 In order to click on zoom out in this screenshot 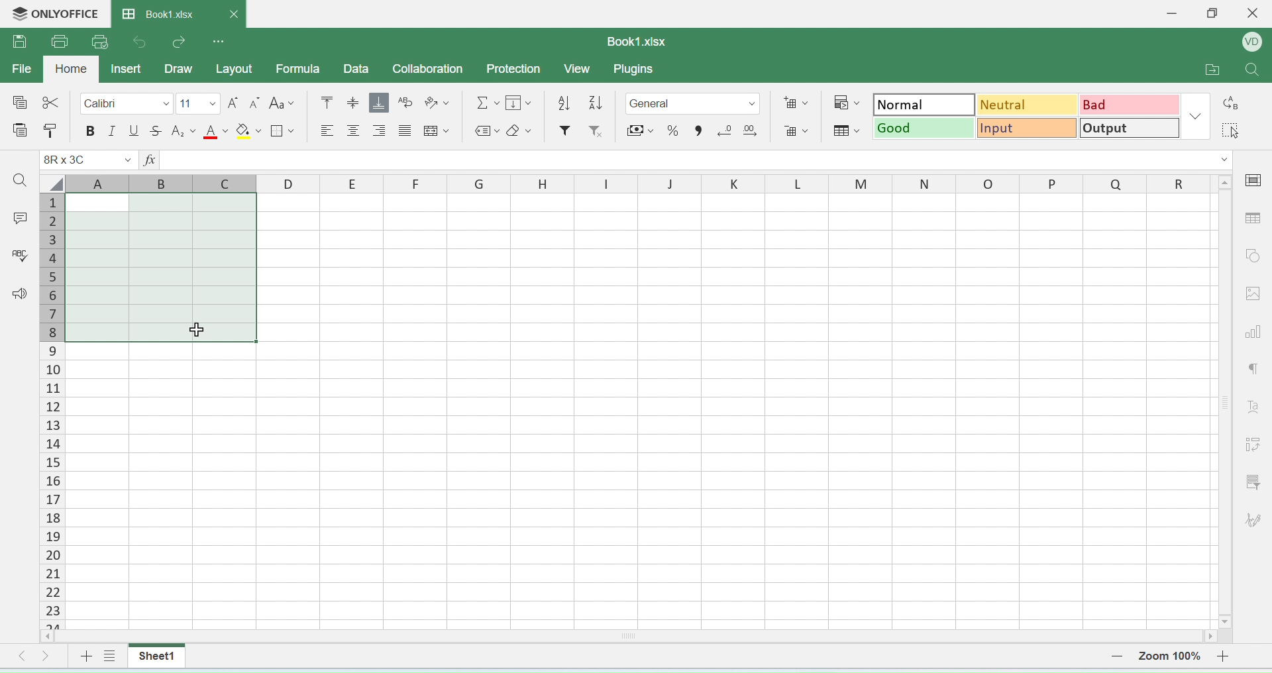, I will do `click(1114, 655)`.